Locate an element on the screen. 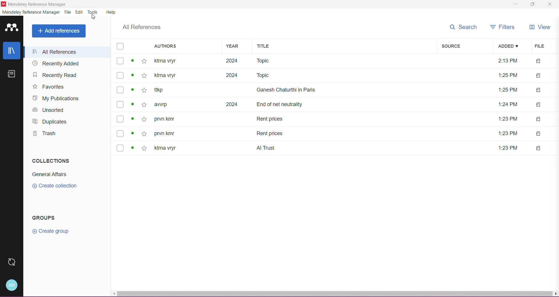  Duplicates is located at coordinates (51, 122).